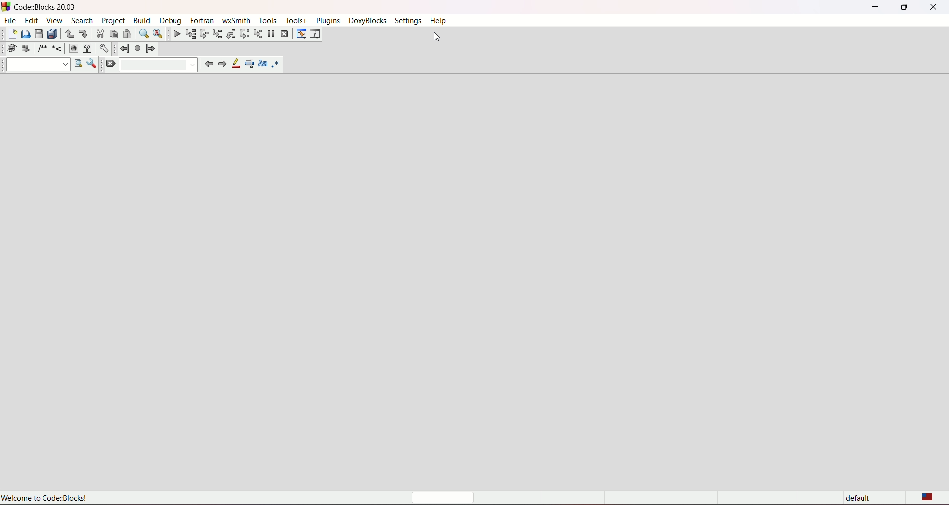 The image size is (949, 505). I want to click on next, so click(223, 64).